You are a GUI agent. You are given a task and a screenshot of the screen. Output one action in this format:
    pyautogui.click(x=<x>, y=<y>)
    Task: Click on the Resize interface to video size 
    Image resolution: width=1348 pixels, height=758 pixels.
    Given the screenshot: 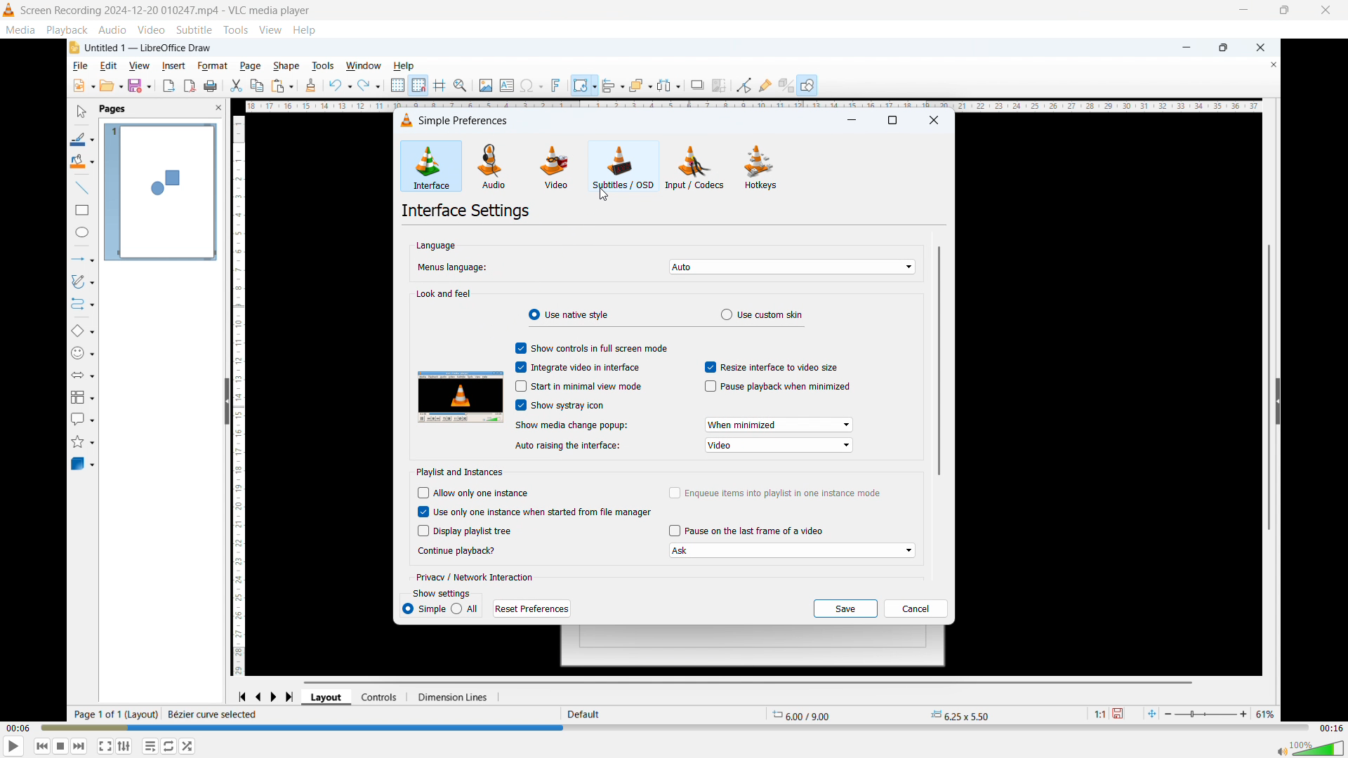 What is the action you would take?
    pyautogui.click(x=770, y=366)
    